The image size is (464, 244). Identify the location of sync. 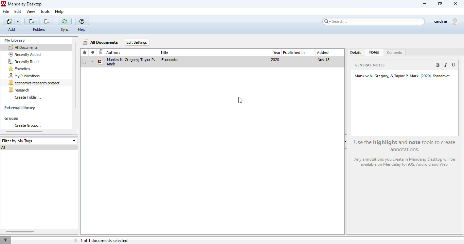
(65, 21).